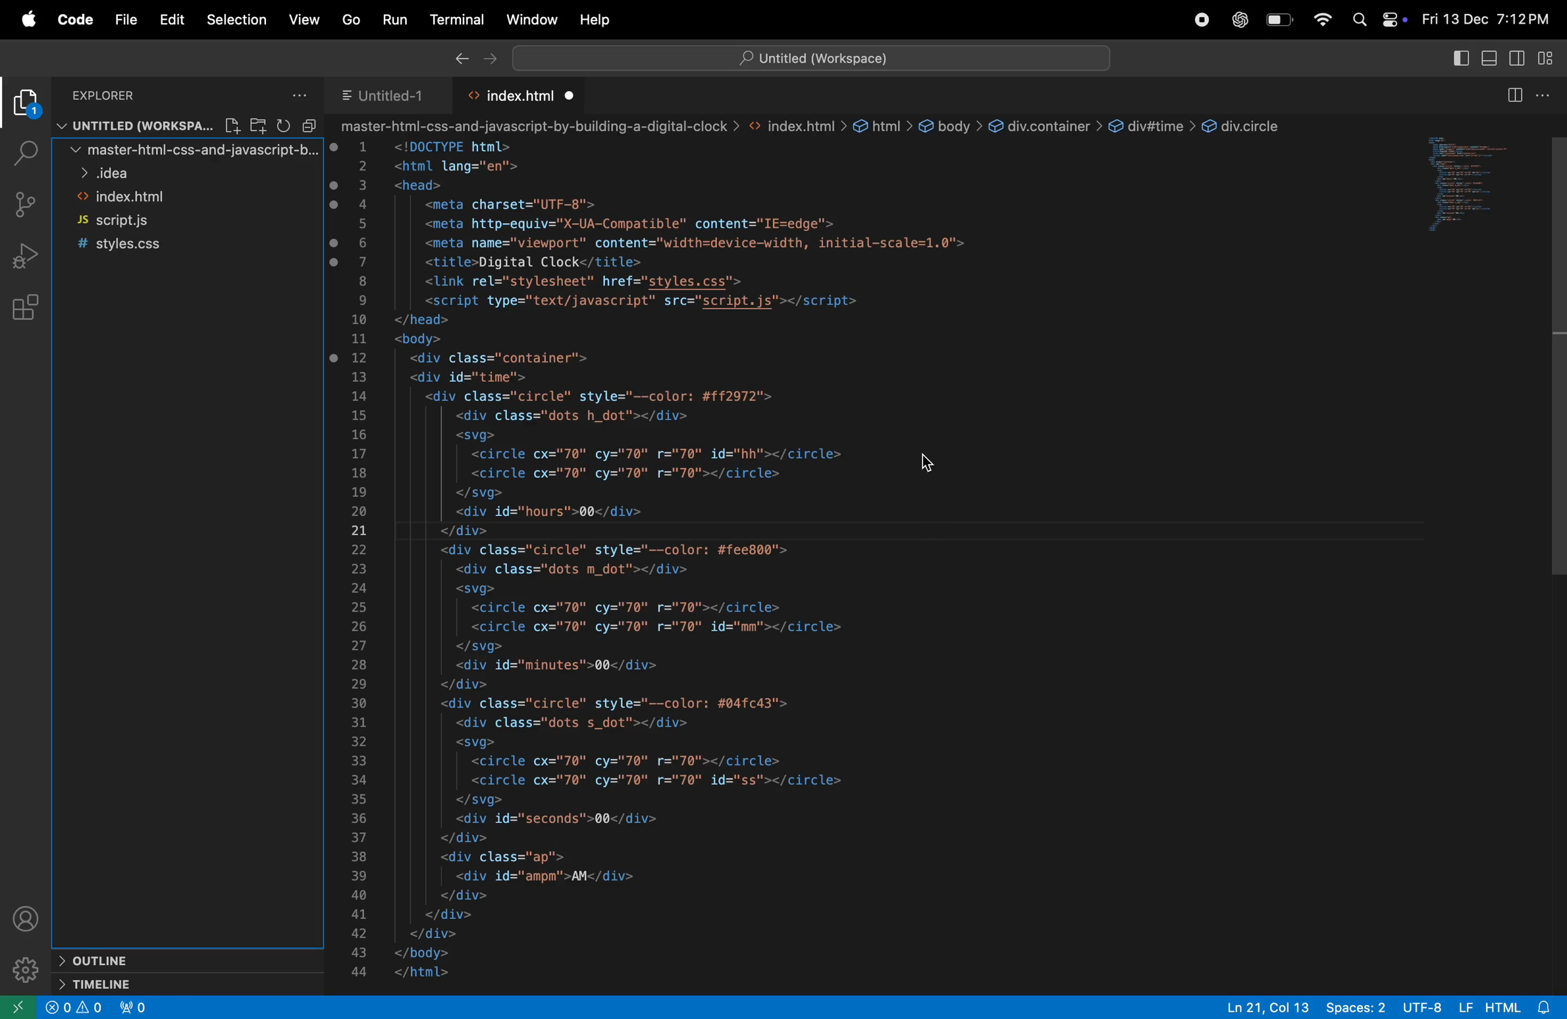 This screenshot has width=1567, height=1019. I want to click on terminal, so click(458, 20).